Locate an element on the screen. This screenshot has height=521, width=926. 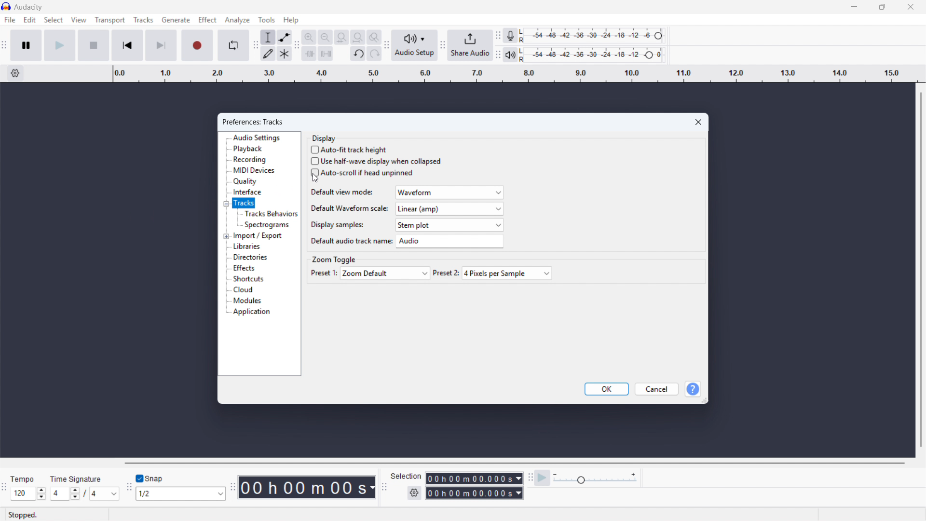
transport toolbar is located at coordinates (4, 46).